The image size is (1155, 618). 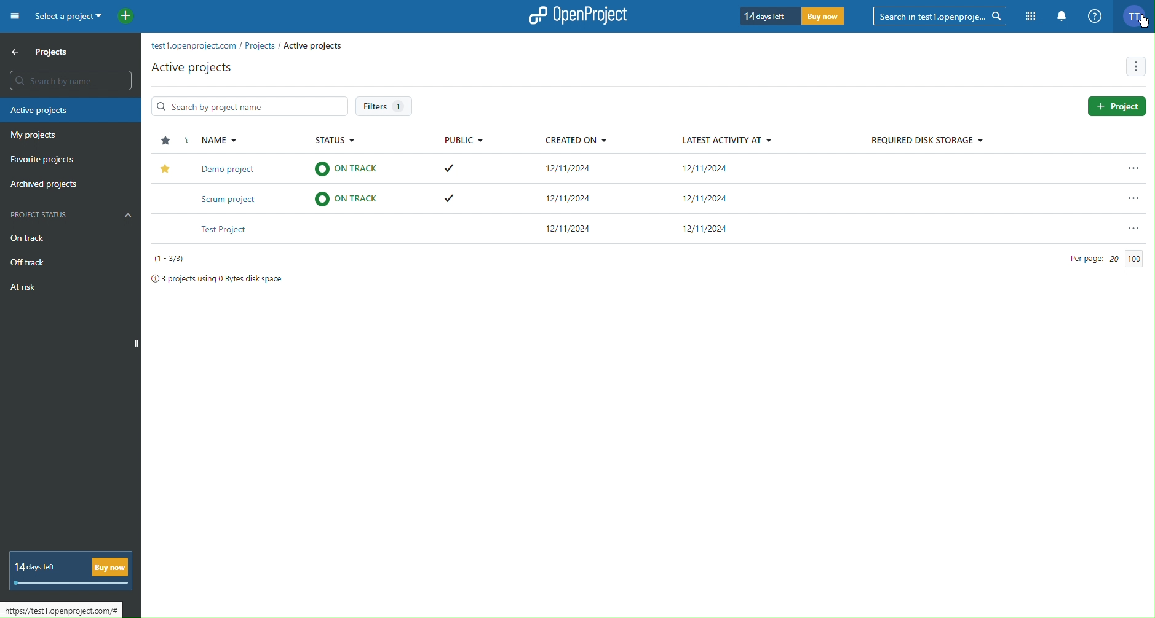 What do you see at coordinates (68, 571) in the screenshot?
I see `Trial period timer` at bounding box center [68, 571].